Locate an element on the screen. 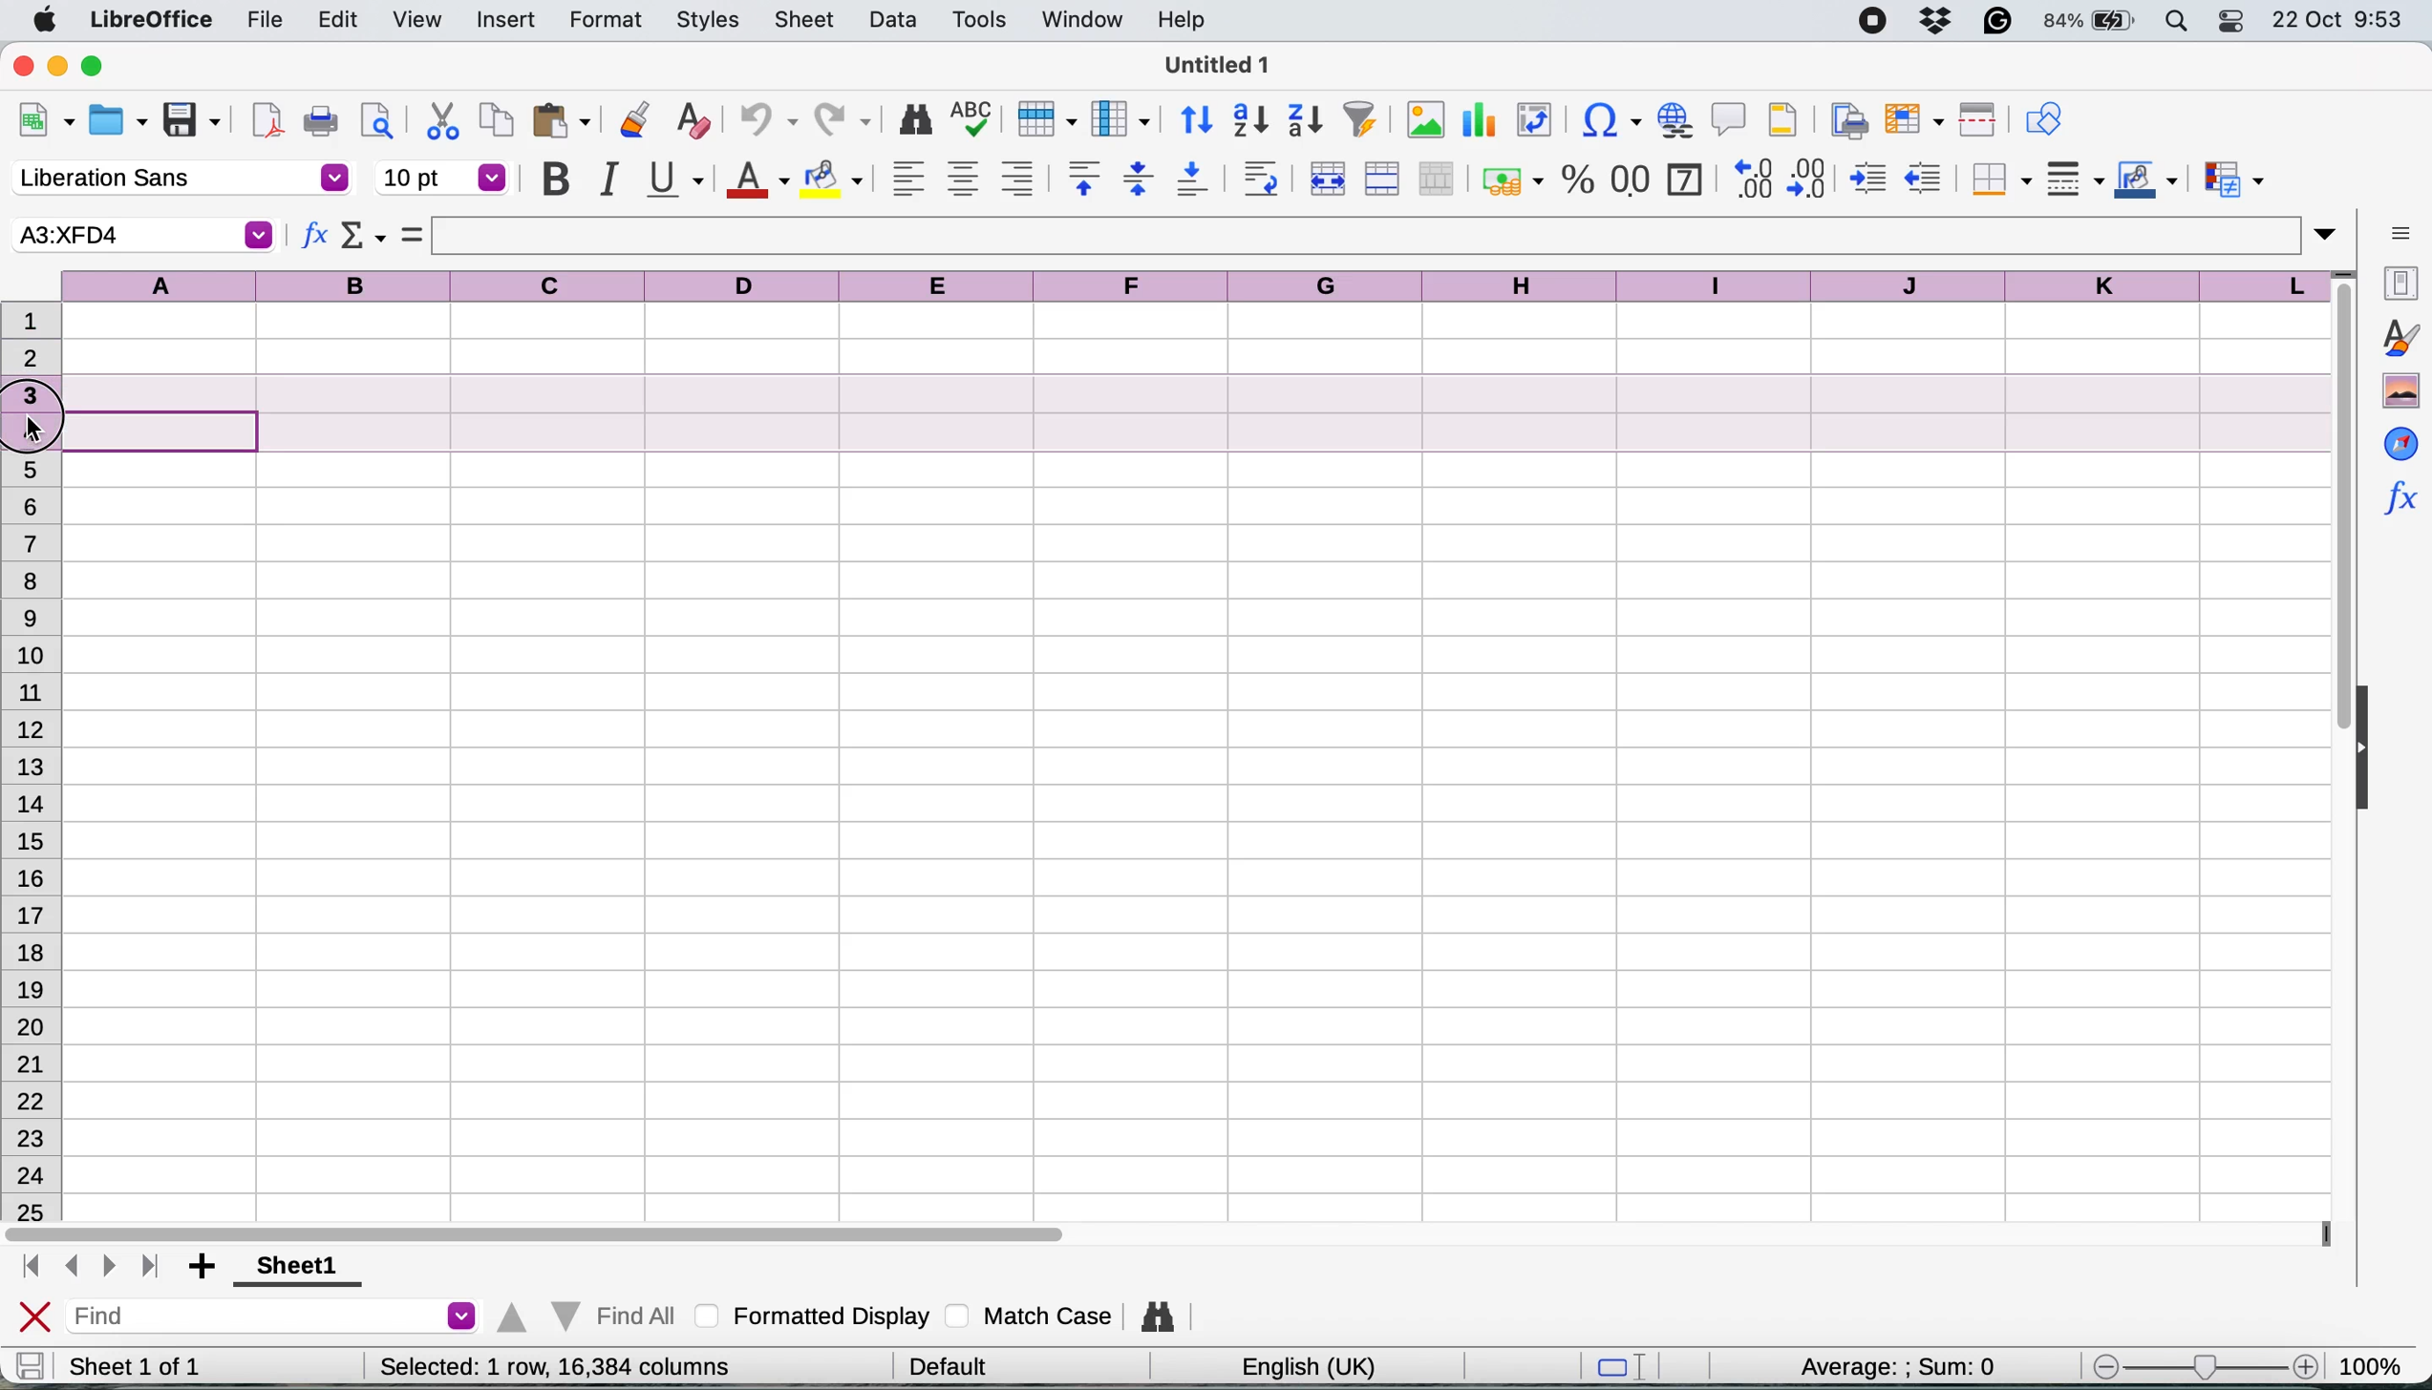 The height and width of the screenshot is (1390, 2432). wrap text is located at coordinates (1261, 178).